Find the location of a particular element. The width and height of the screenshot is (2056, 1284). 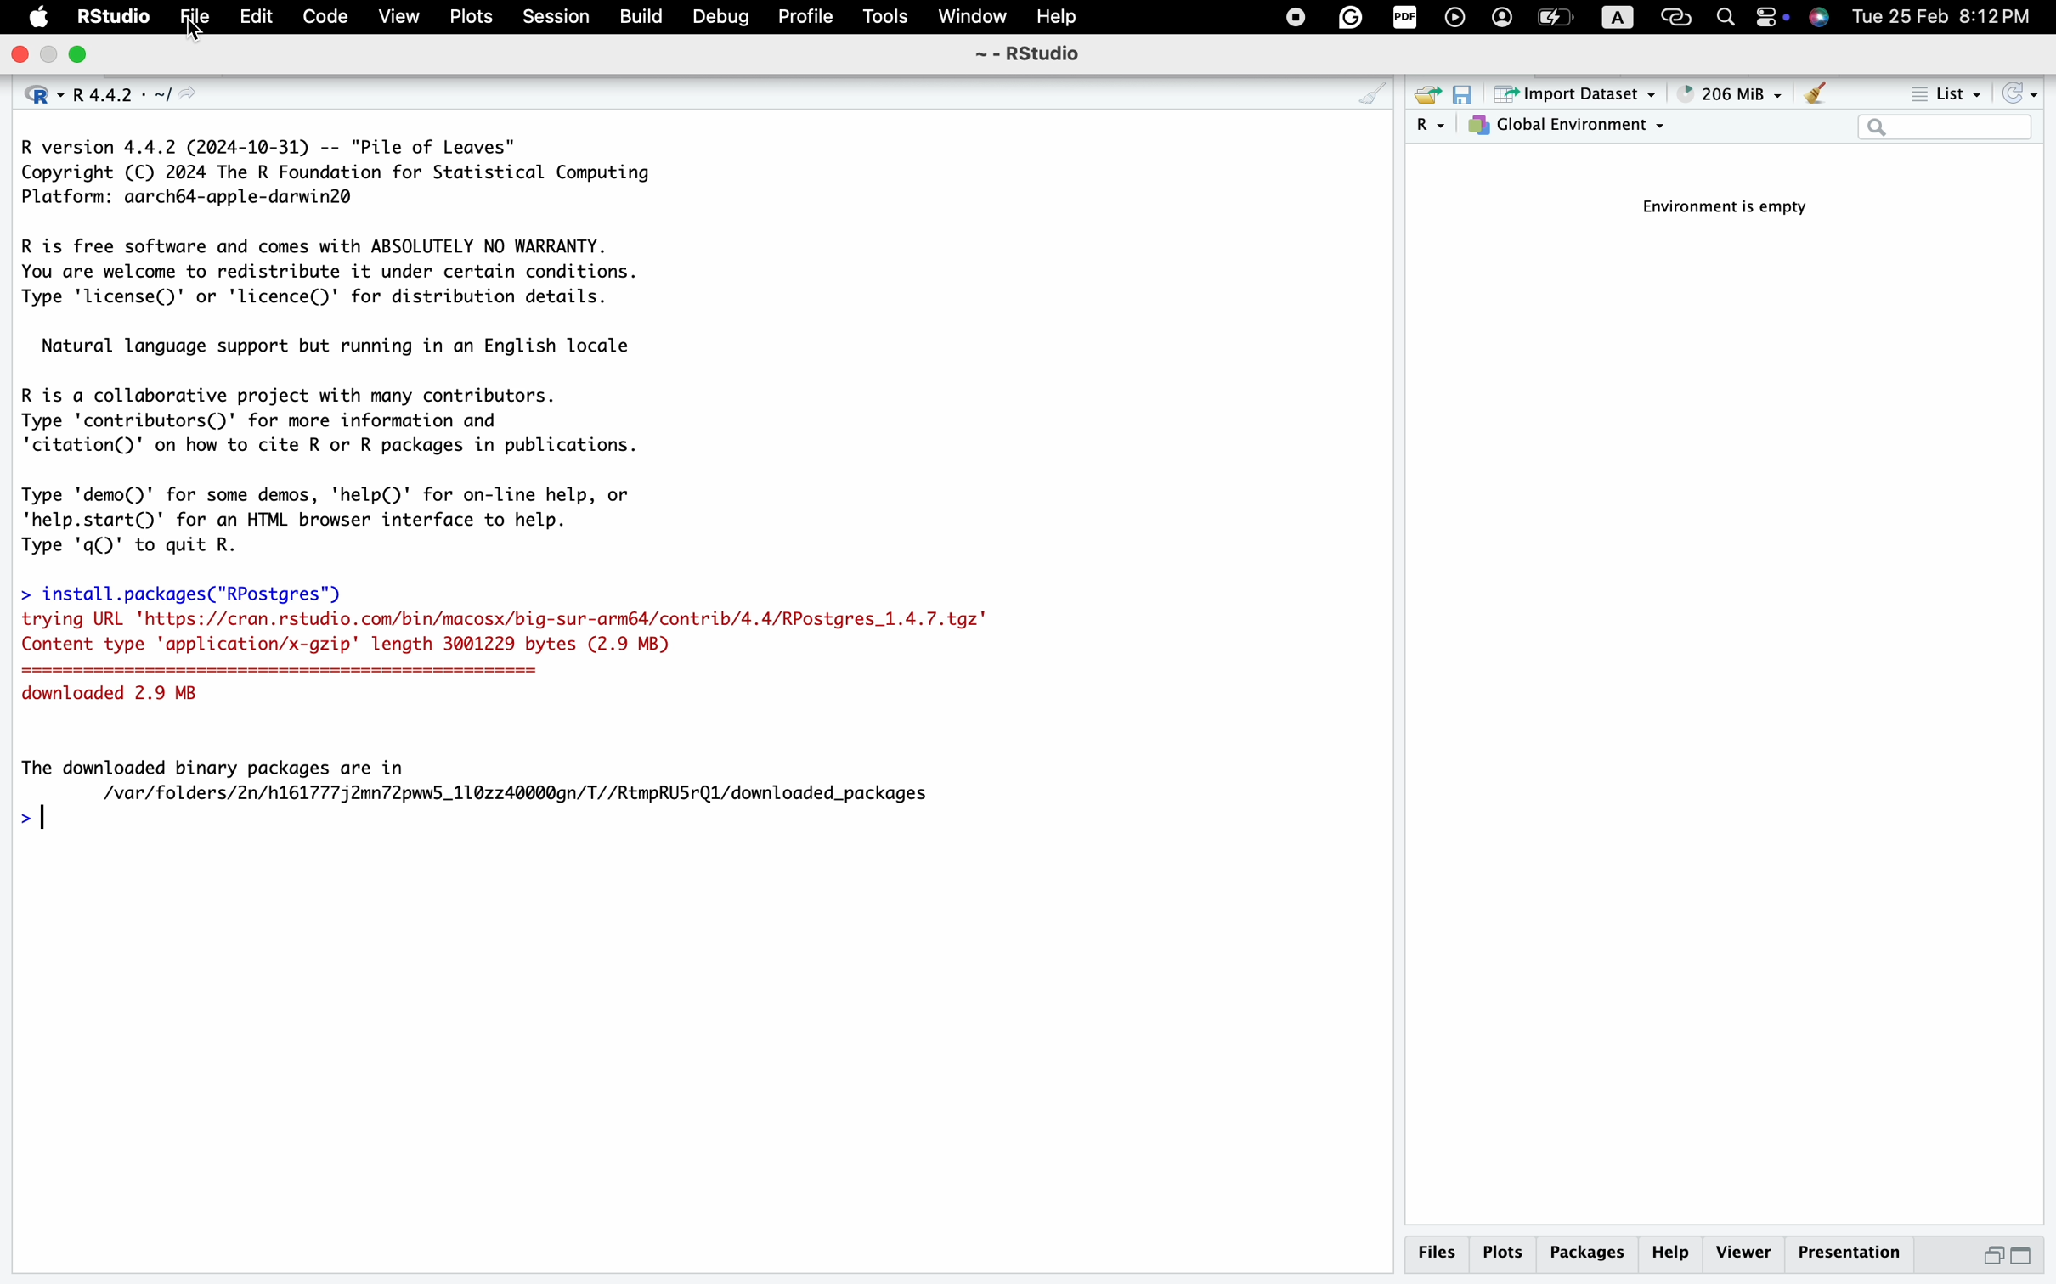

siri is located at coordinates (1822, 20).